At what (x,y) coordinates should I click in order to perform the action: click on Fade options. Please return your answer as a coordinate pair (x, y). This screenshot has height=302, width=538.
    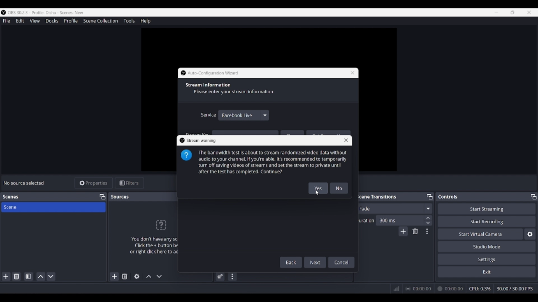
    Looking at the image, I should click on (428, 208).